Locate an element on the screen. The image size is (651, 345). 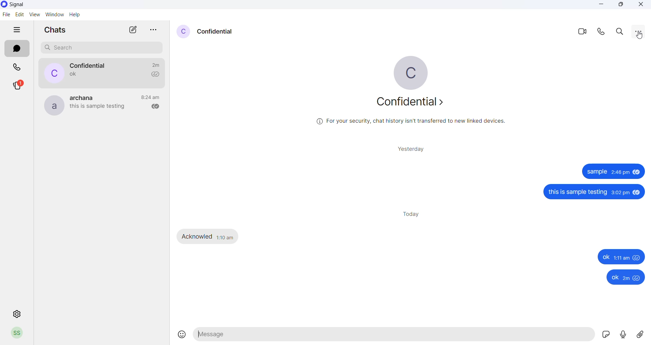
security related information is located at coordinates (417, 122).